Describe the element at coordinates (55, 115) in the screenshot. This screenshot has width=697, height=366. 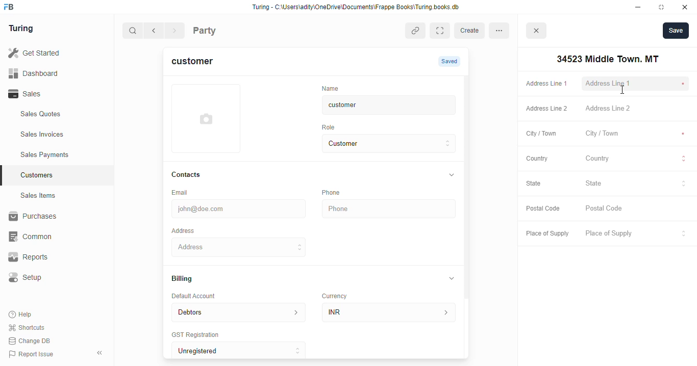
I see `Sales Quotes` at that location.